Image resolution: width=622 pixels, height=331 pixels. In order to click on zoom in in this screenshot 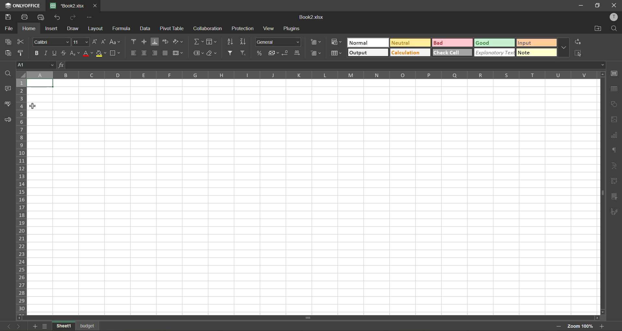, I will do `click(602, 325)`.